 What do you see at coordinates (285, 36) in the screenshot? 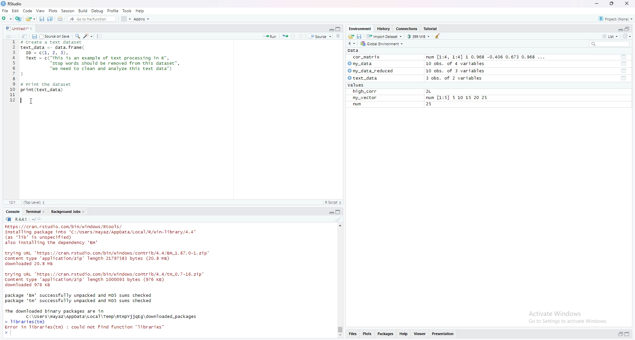
I see `rerun the previous code region` at bounding box center [285, 36].